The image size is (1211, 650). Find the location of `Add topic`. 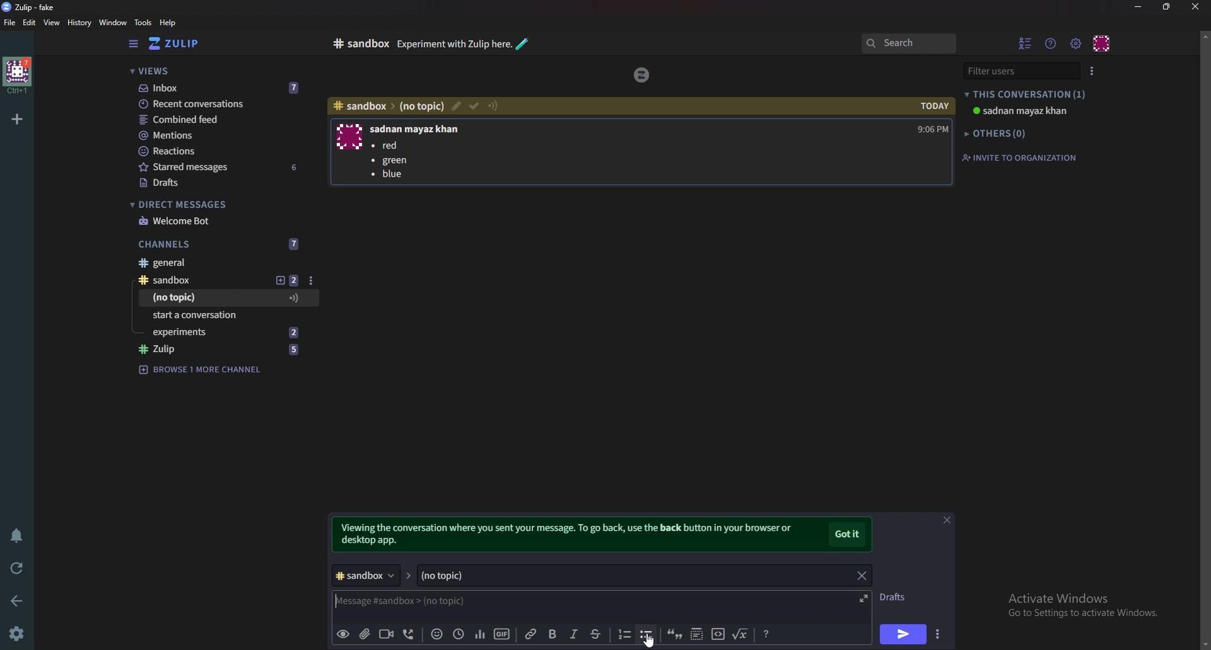

Add topic is located at coordinates (286, 280).